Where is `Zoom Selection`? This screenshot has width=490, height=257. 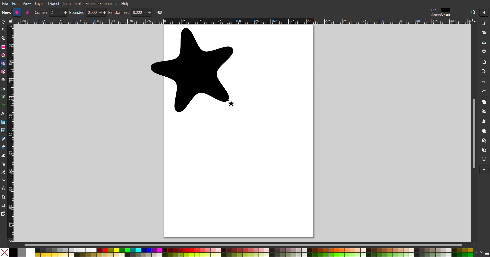 Zoom Selection is located at coordinates (484, 132).